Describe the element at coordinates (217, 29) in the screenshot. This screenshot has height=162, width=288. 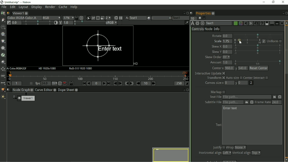
I see `Info` at that location.